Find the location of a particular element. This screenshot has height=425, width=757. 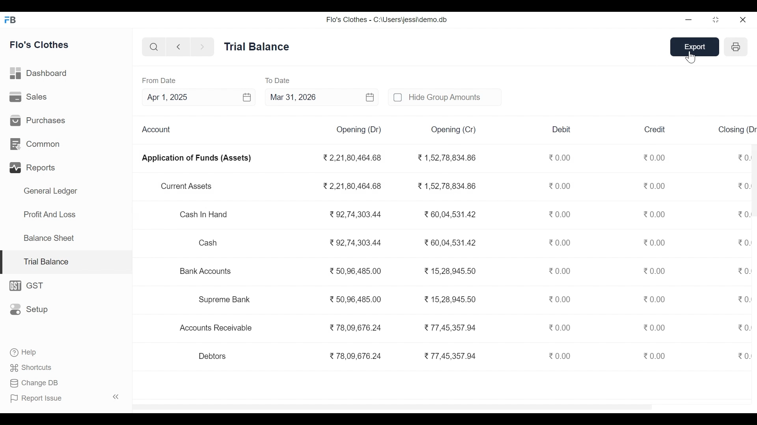

0.00 is located at coordinates (559, 355).